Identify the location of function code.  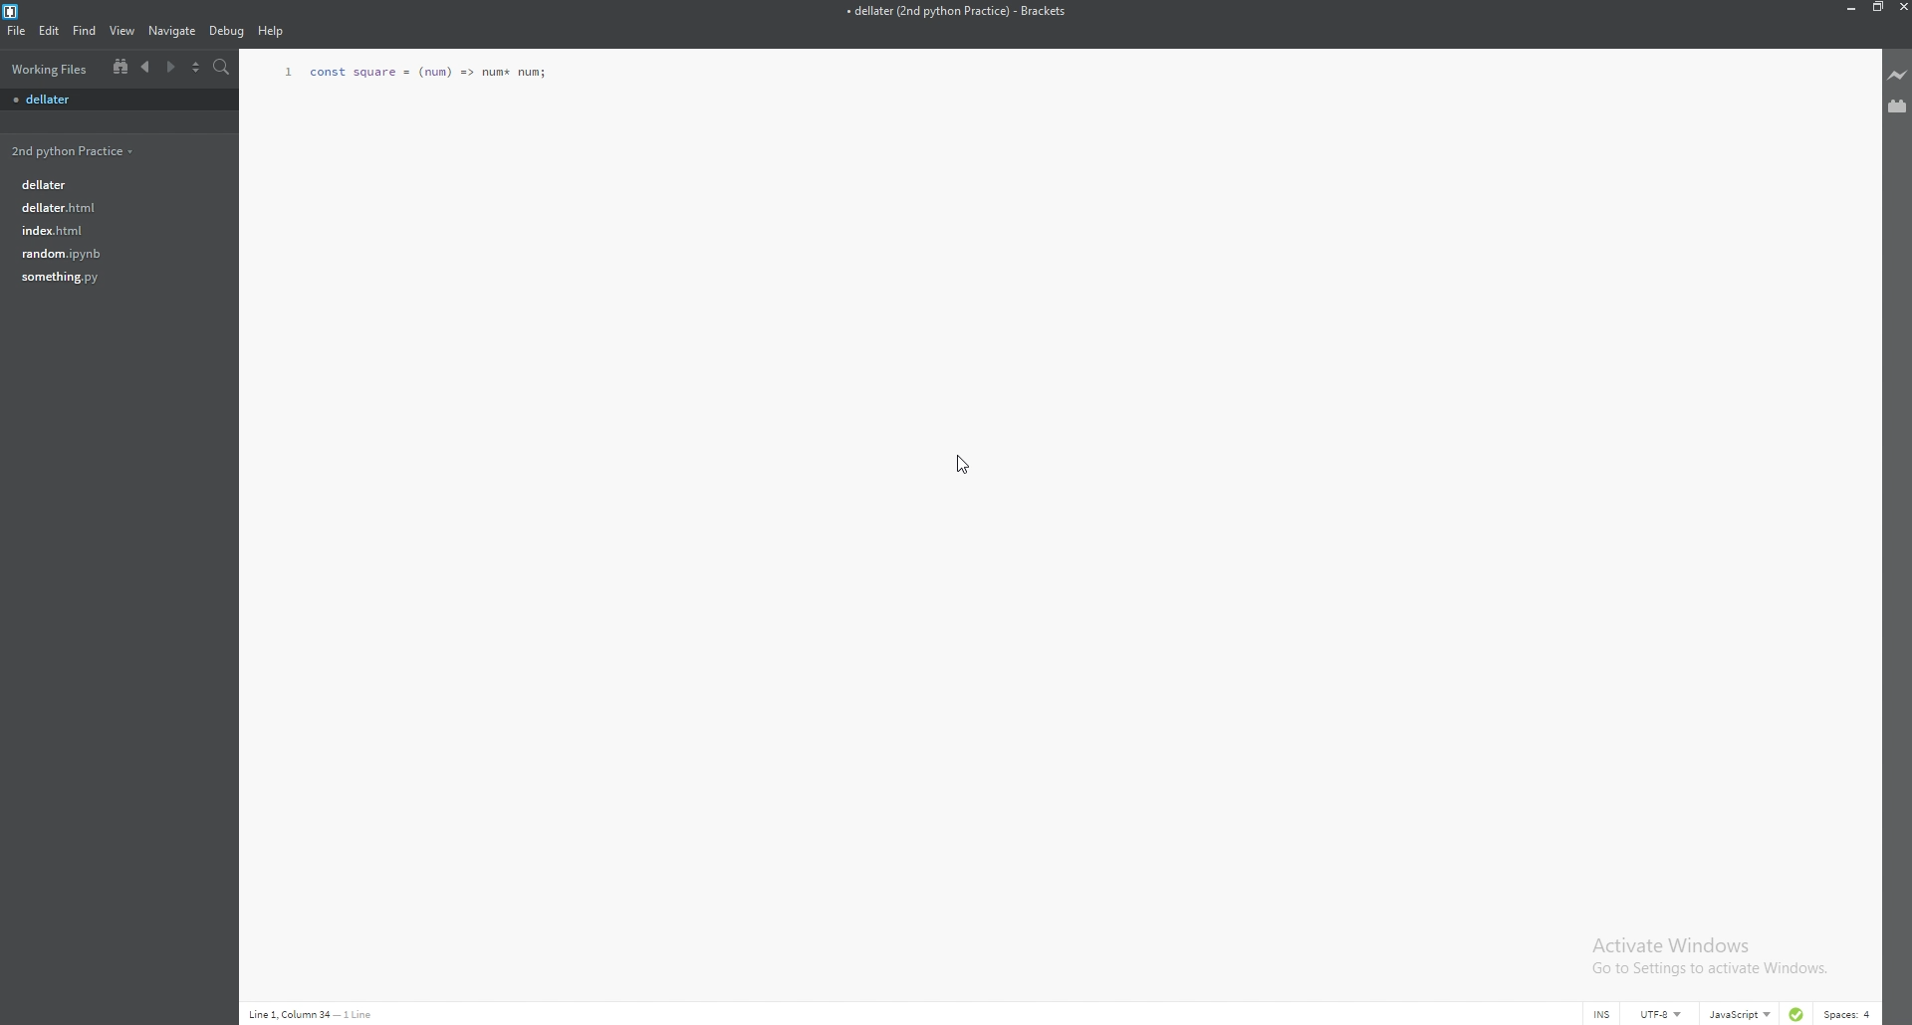
(420, 72).